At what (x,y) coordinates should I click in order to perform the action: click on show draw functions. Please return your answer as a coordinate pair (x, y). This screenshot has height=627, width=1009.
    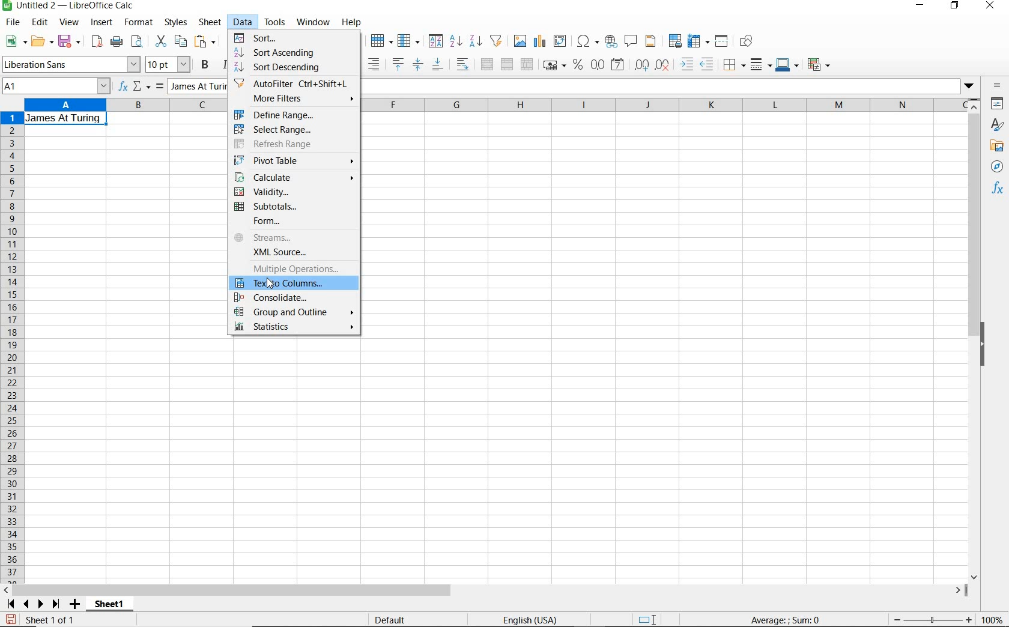
    Looking at the image, I should click on (750, 43).